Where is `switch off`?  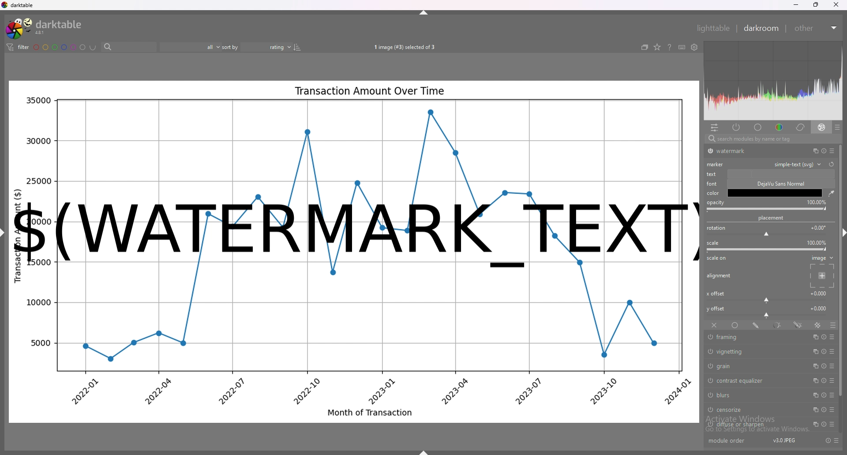 switch off is located at coordinates (709, 365).